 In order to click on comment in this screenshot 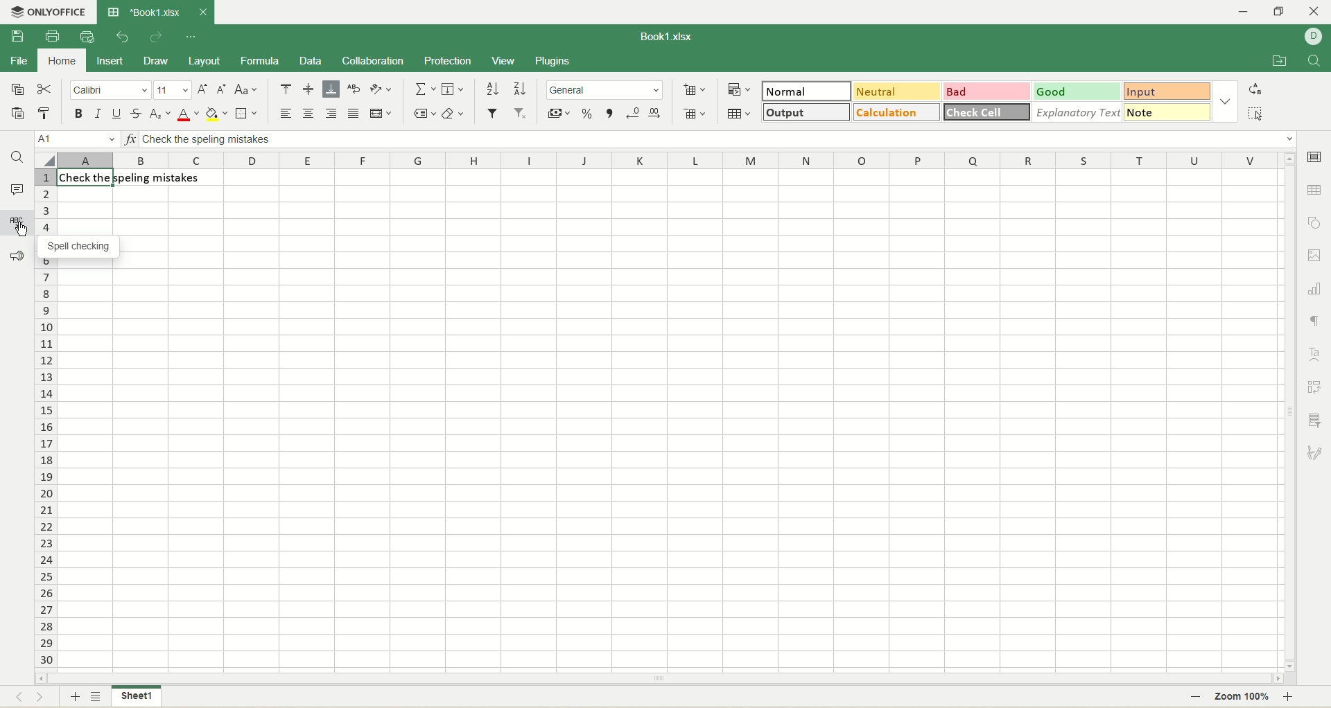, I will do `click(17, 190)`.